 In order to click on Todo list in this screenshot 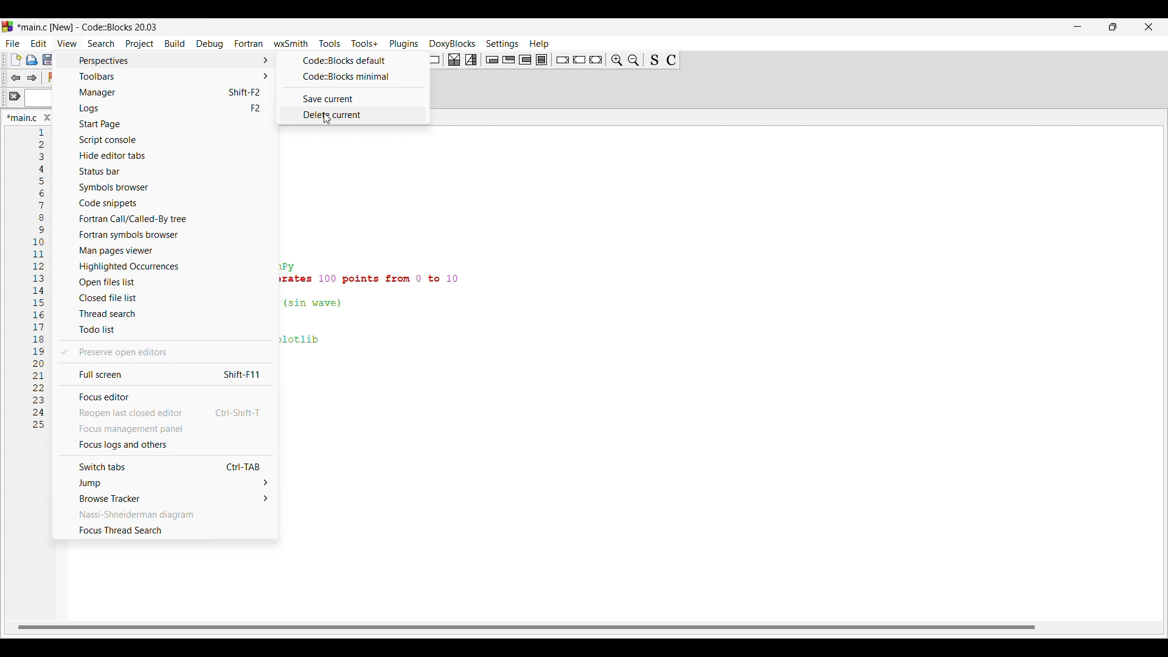, I will do `click(167, 330)`.